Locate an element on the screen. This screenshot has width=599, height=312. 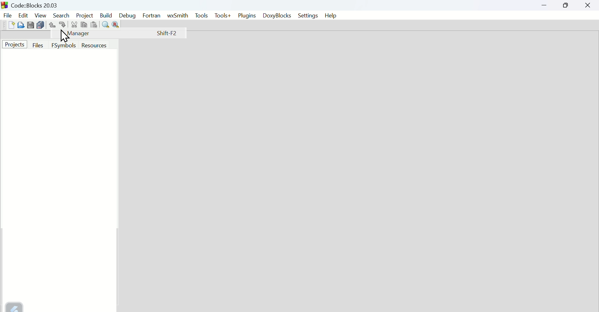
Undo is located at coordinates (52, 25).